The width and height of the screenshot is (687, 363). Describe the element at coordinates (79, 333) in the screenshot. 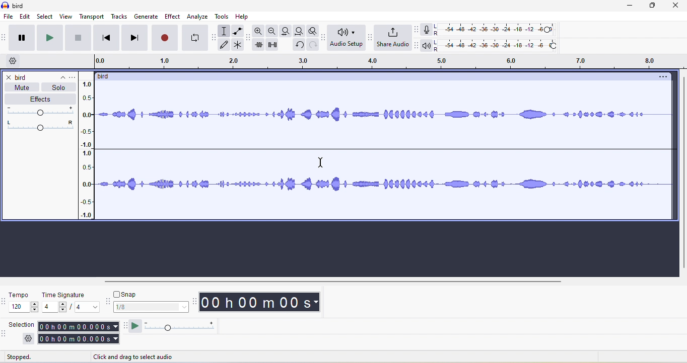

I see `selection` at that location.